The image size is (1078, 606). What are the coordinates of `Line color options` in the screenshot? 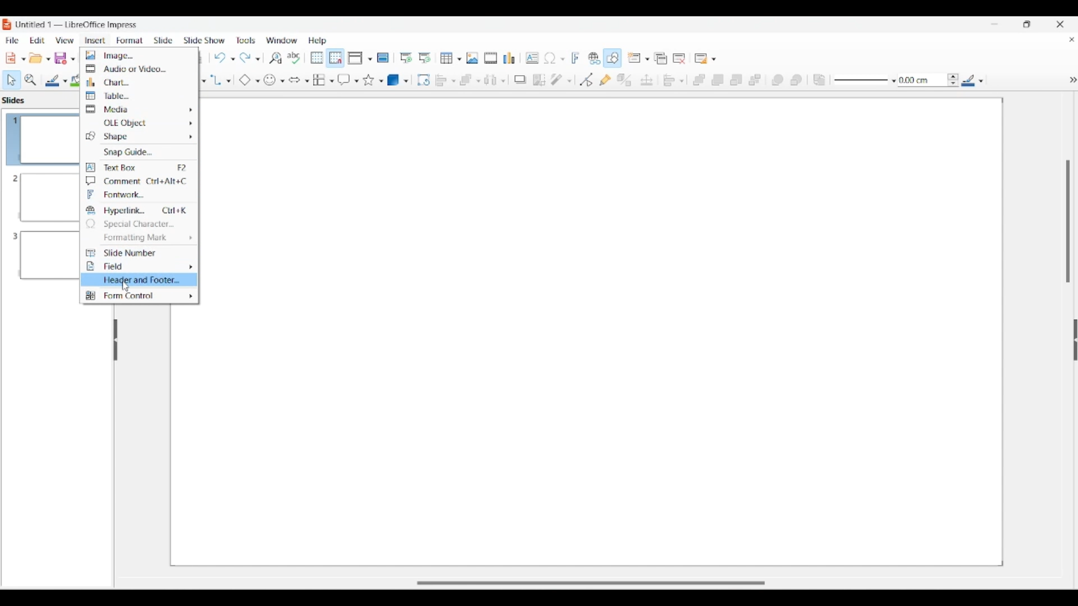 It's located at (972, 80).